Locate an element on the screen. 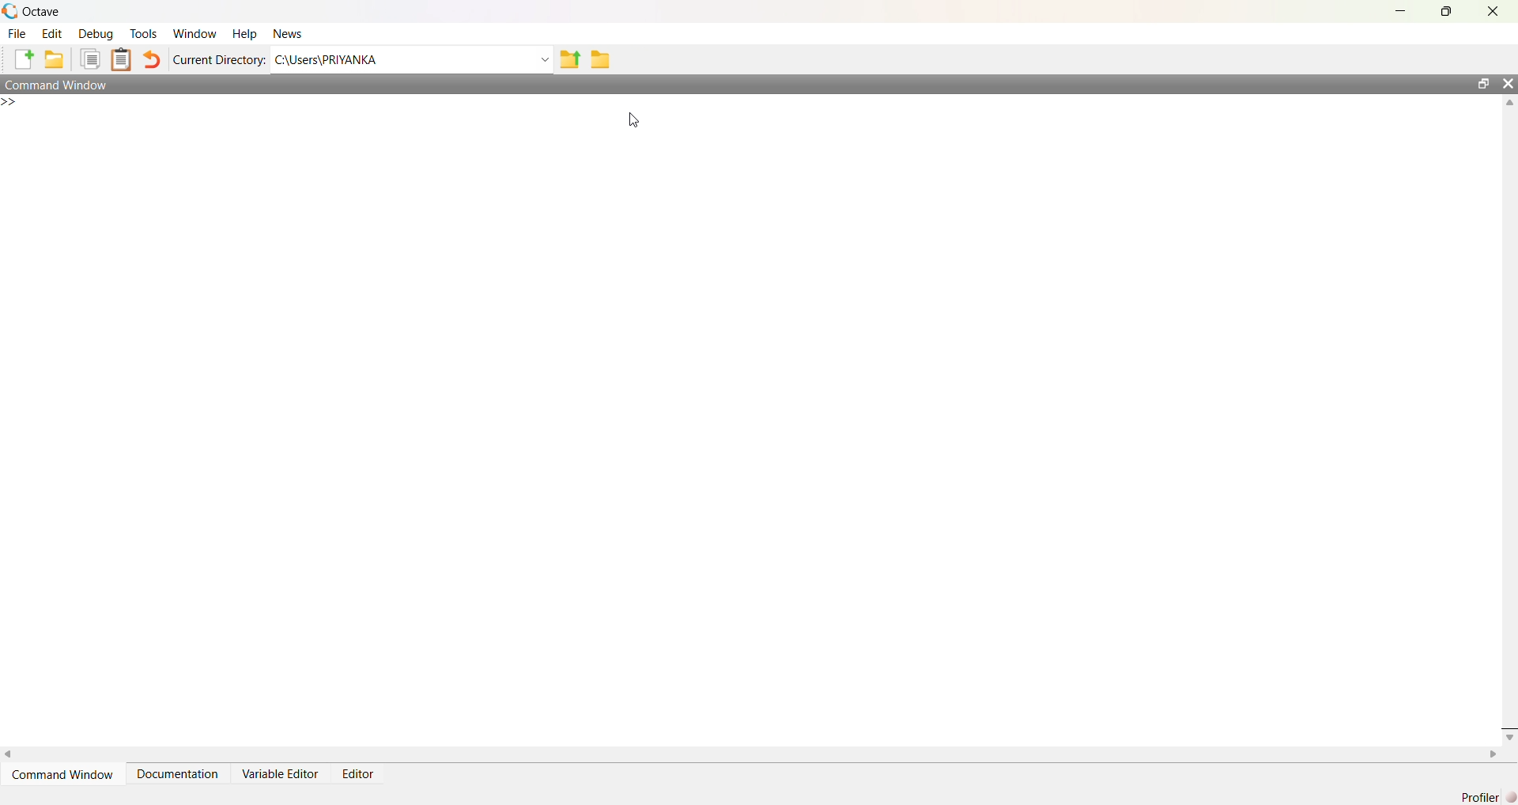 Image resolution: width=1518 pixels, height=805 pixels. Current Directory: is located at coordinates (220, 61).